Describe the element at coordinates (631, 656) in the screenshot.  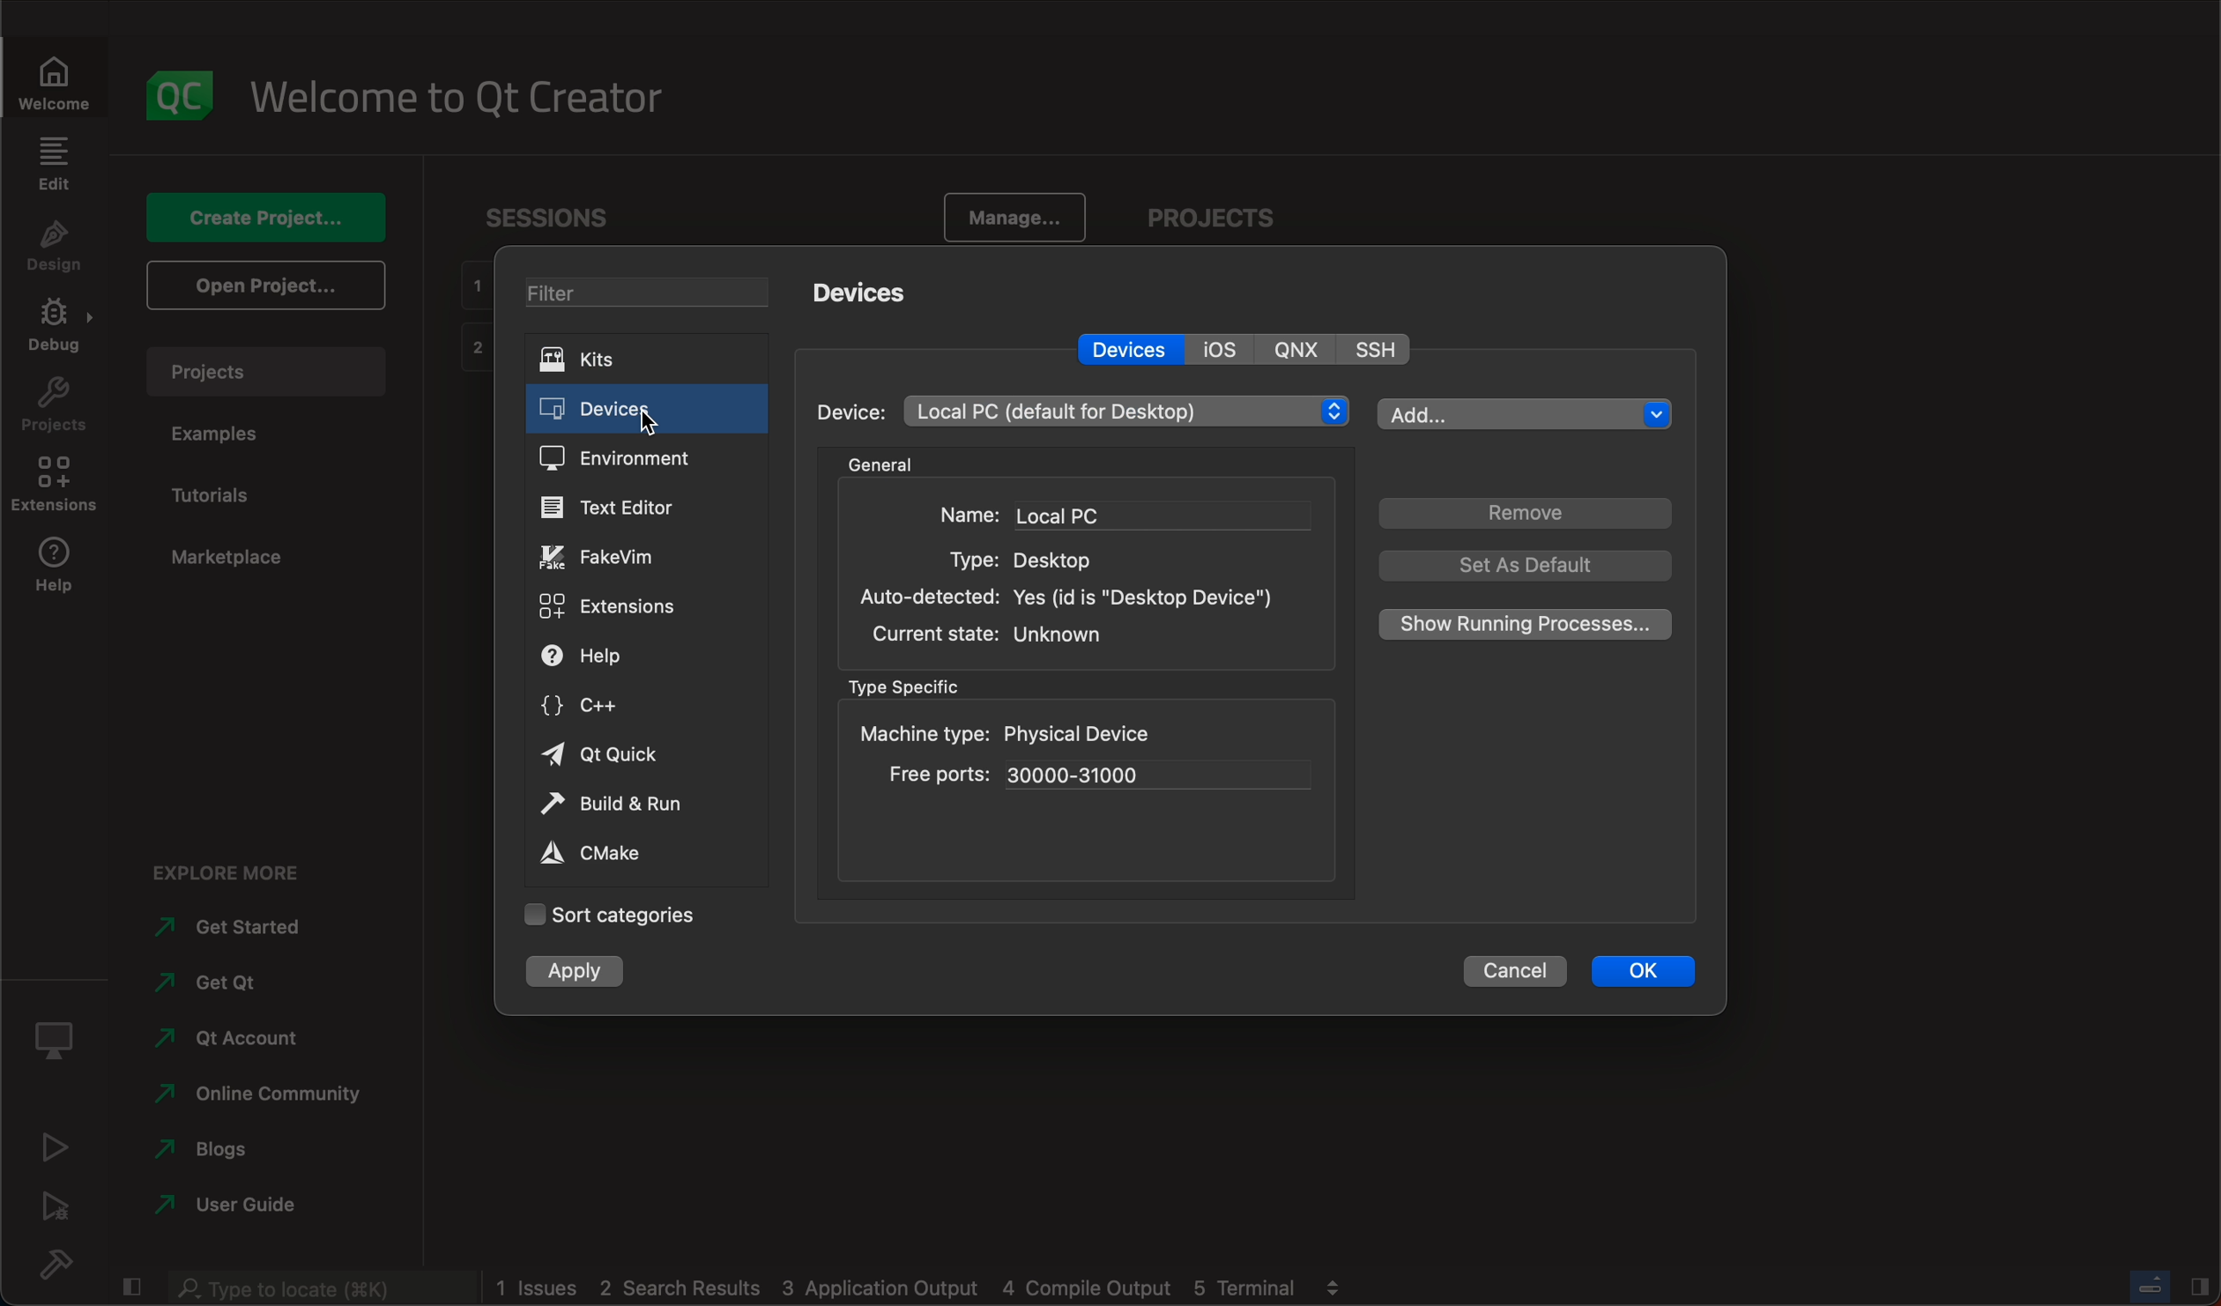
I see `help` at that location.